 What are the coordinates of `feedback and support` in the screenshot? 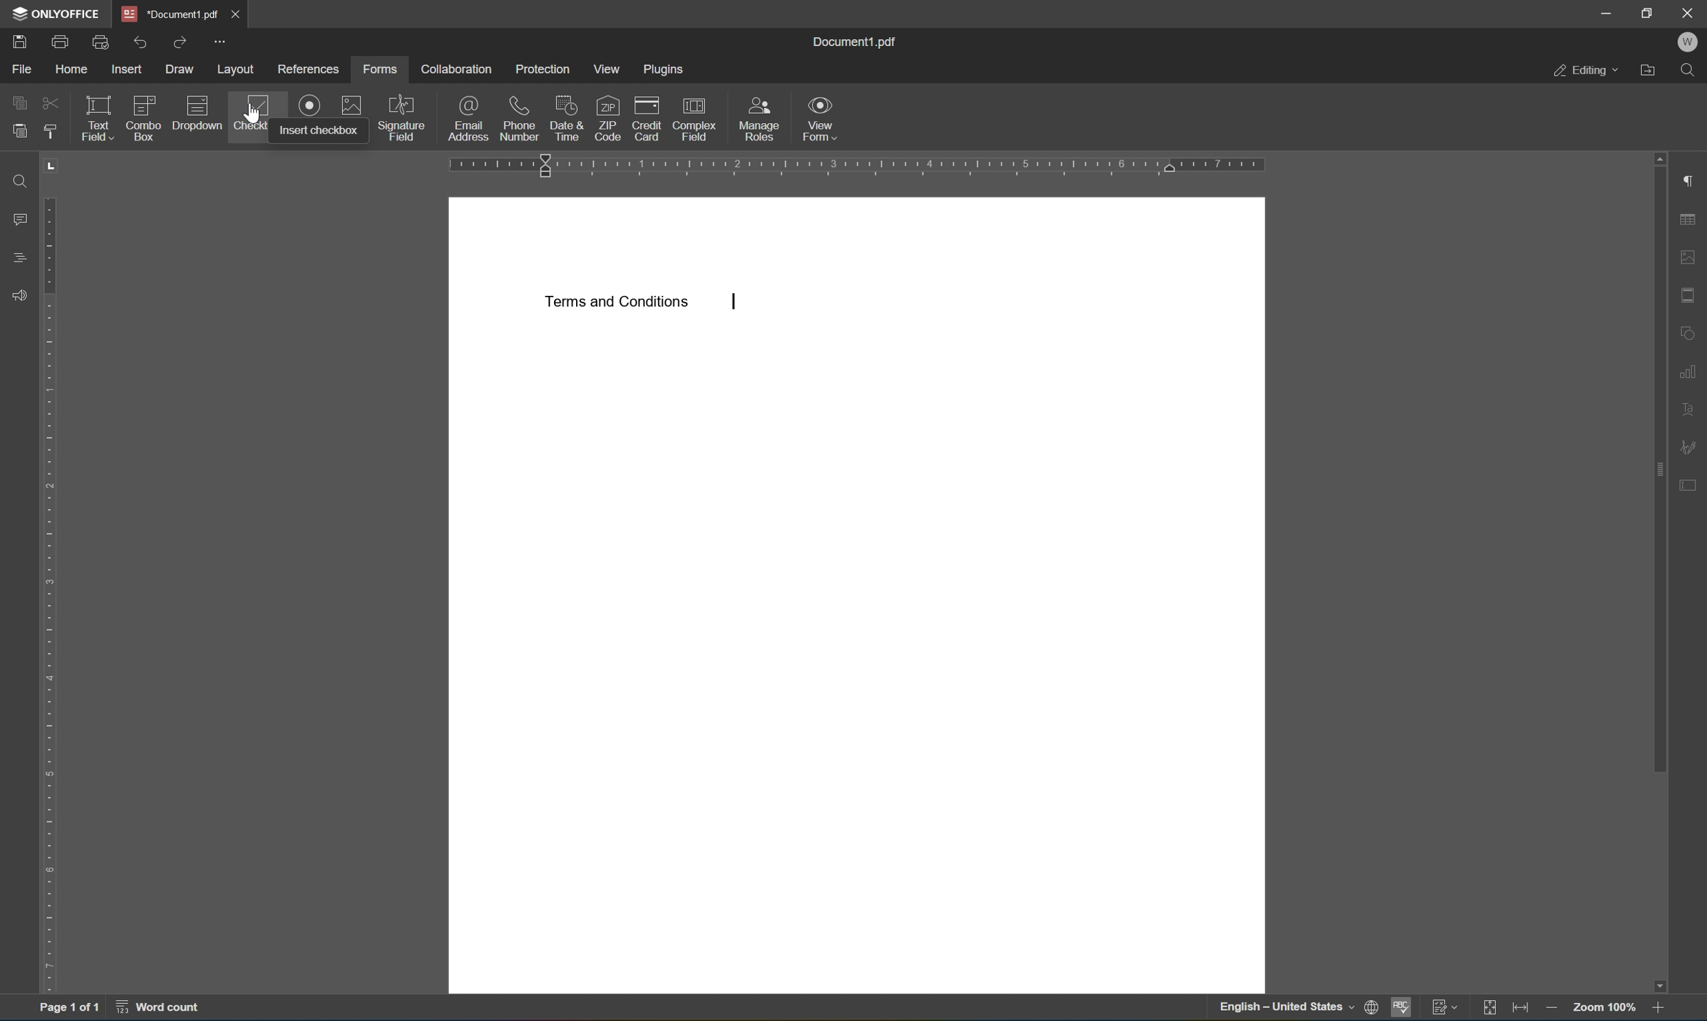 It's located at (21, 299).